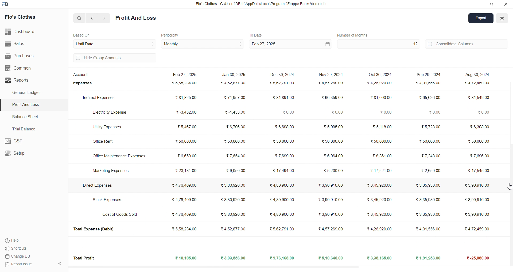 This screenshot has width=513, height=272. I want to click on ₹1,91,253.00, so click(425, 258).